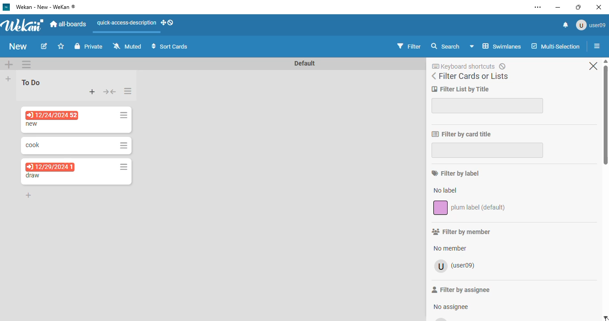 The width and height of the screenshot is (609, 321). What do you see at coordinates (123, 146) in the screenshot?
I see `card actions` at bounding box center [123, 146].